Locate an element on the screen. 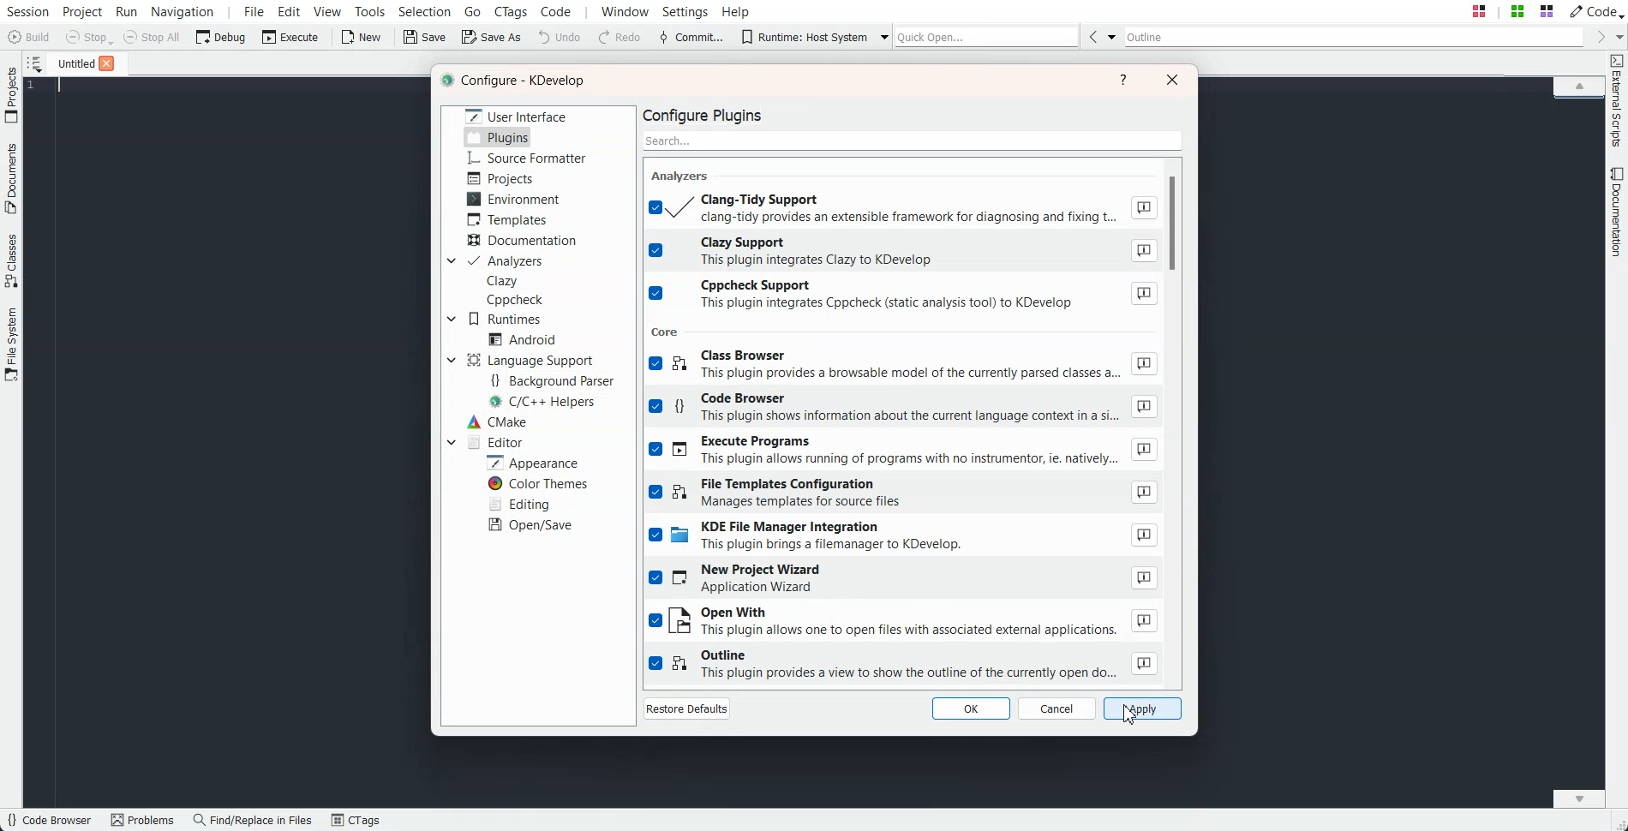 The image size is (1628, 831). Drop down box is located at coordinates (452, 319).